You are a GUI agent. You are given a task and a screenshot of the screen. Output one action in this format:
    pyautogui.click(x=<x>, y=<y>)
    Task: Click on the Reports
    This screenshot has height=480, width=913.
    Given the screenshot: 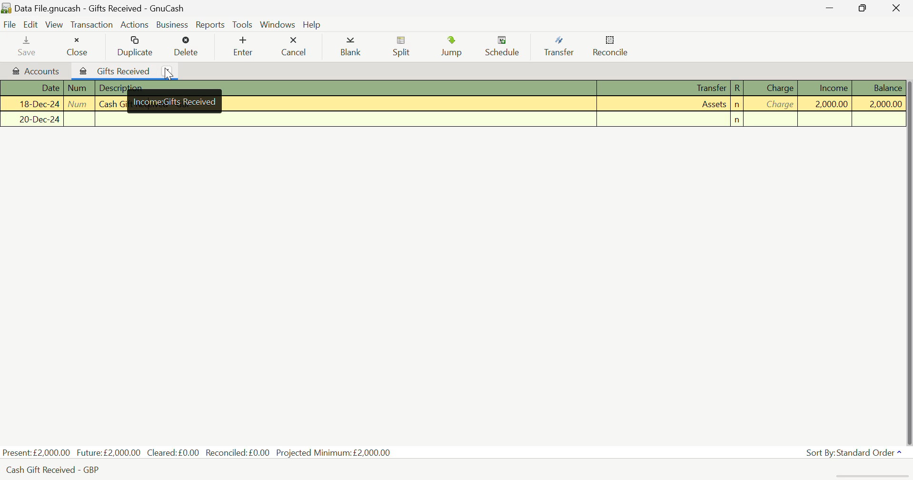 What is the action you would take?
    pyautogui.click(x=208, y=24)
    